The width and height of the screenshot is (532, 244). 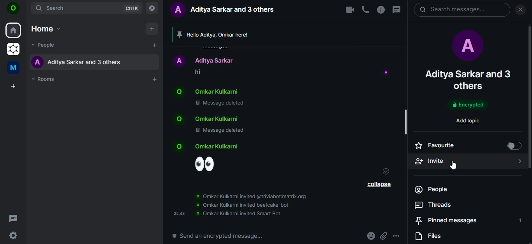 I want to click on quick settings, so click(x=13, y=236).